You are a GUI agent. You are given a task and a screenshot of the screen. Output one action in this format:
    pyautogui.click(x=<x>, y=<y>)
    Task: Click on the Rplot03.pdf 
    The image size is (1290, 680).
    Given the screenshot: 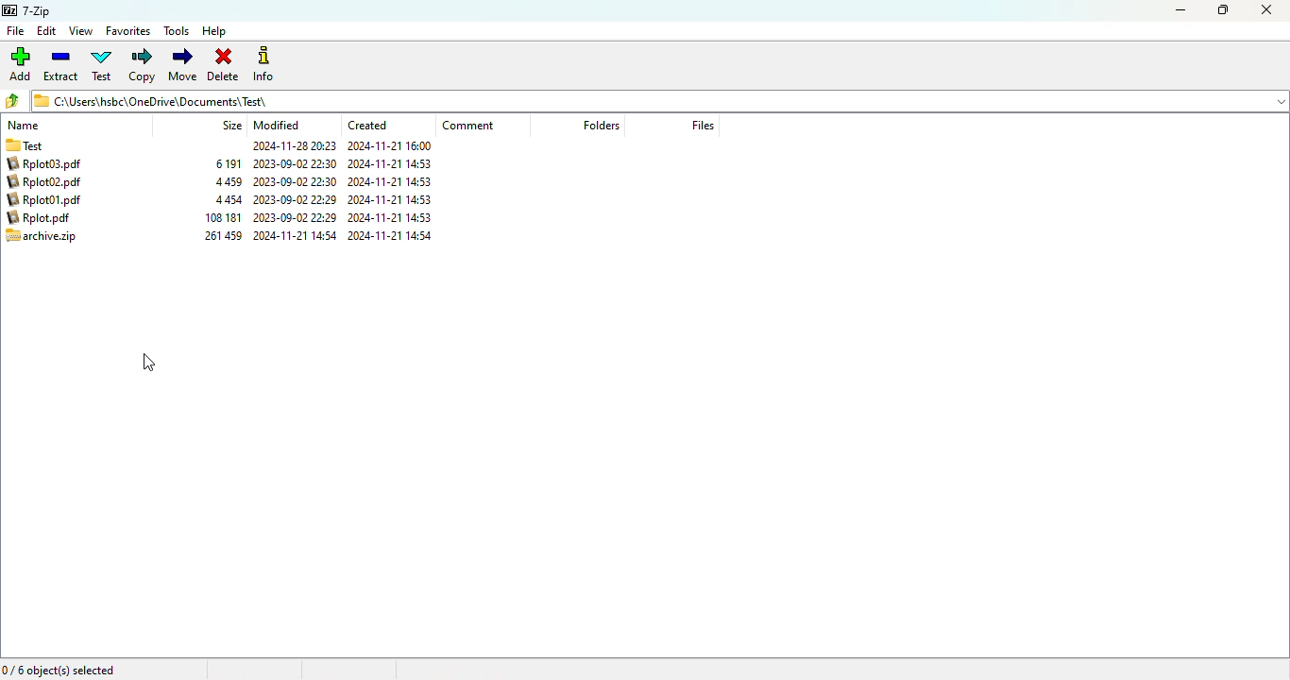 What is the action you would take?
    pyautogui.click(x=51, y=181)
    